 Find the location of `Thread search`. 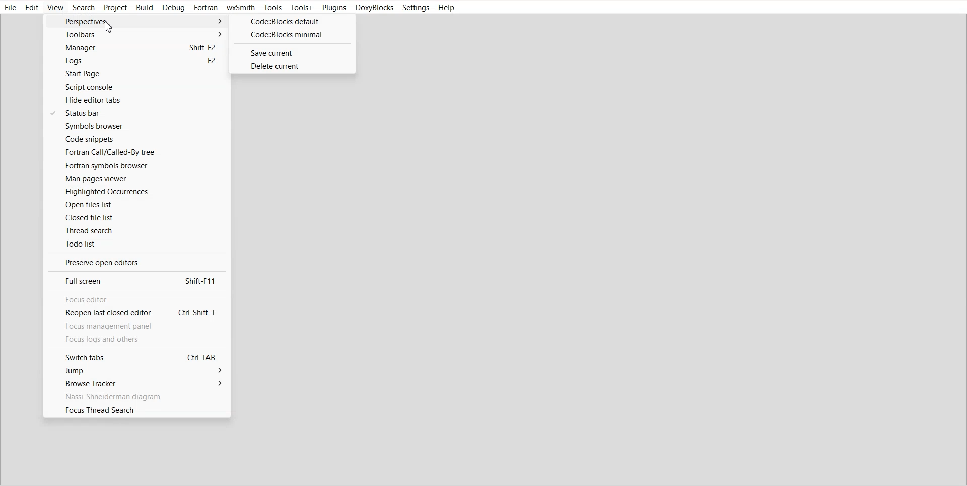

Thread search is located at coordinates (137, 230).